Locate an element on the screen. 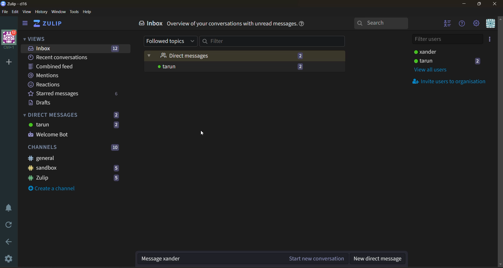  tarun is located at coordinates (75, 125).